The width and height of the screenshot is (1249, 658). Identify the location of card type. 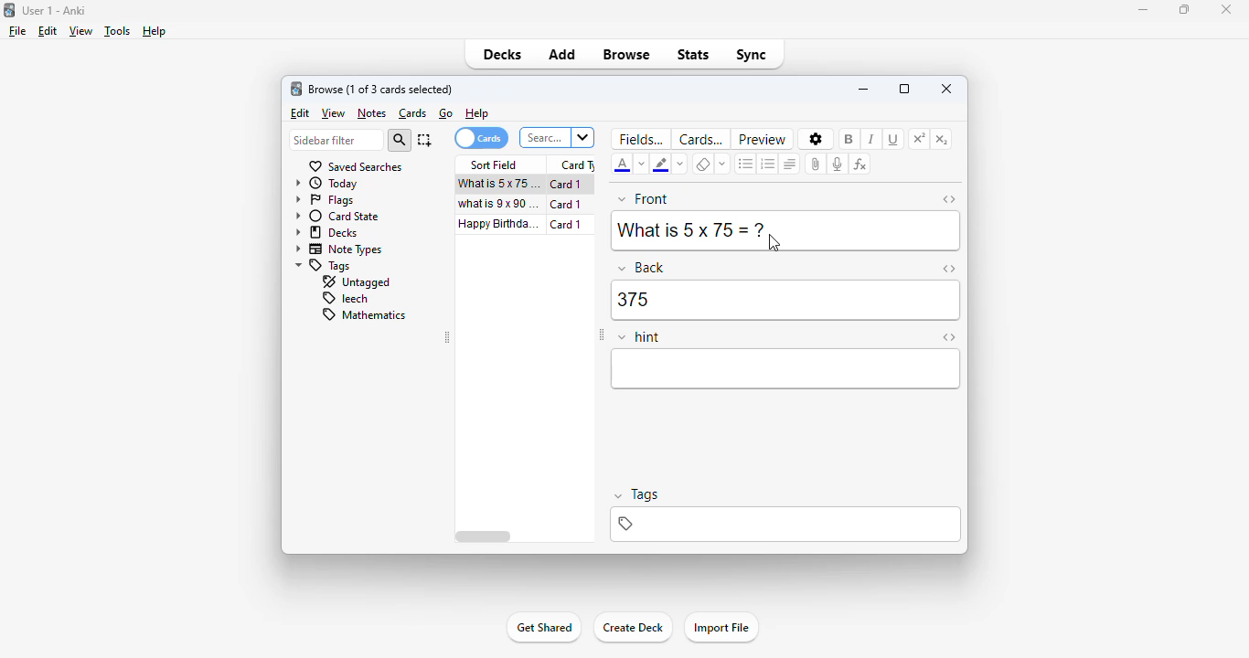
(576, 164).